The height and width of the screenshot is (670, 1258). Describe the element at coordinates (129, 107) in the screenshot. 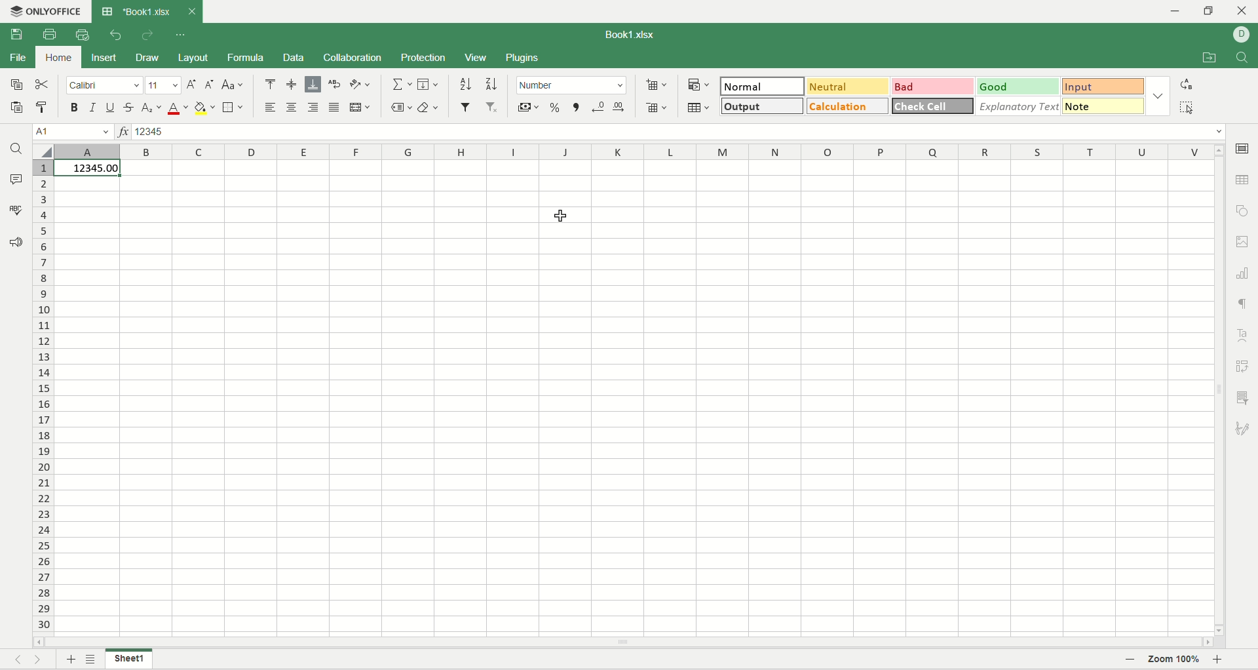

I see `strikethrough` at that location.